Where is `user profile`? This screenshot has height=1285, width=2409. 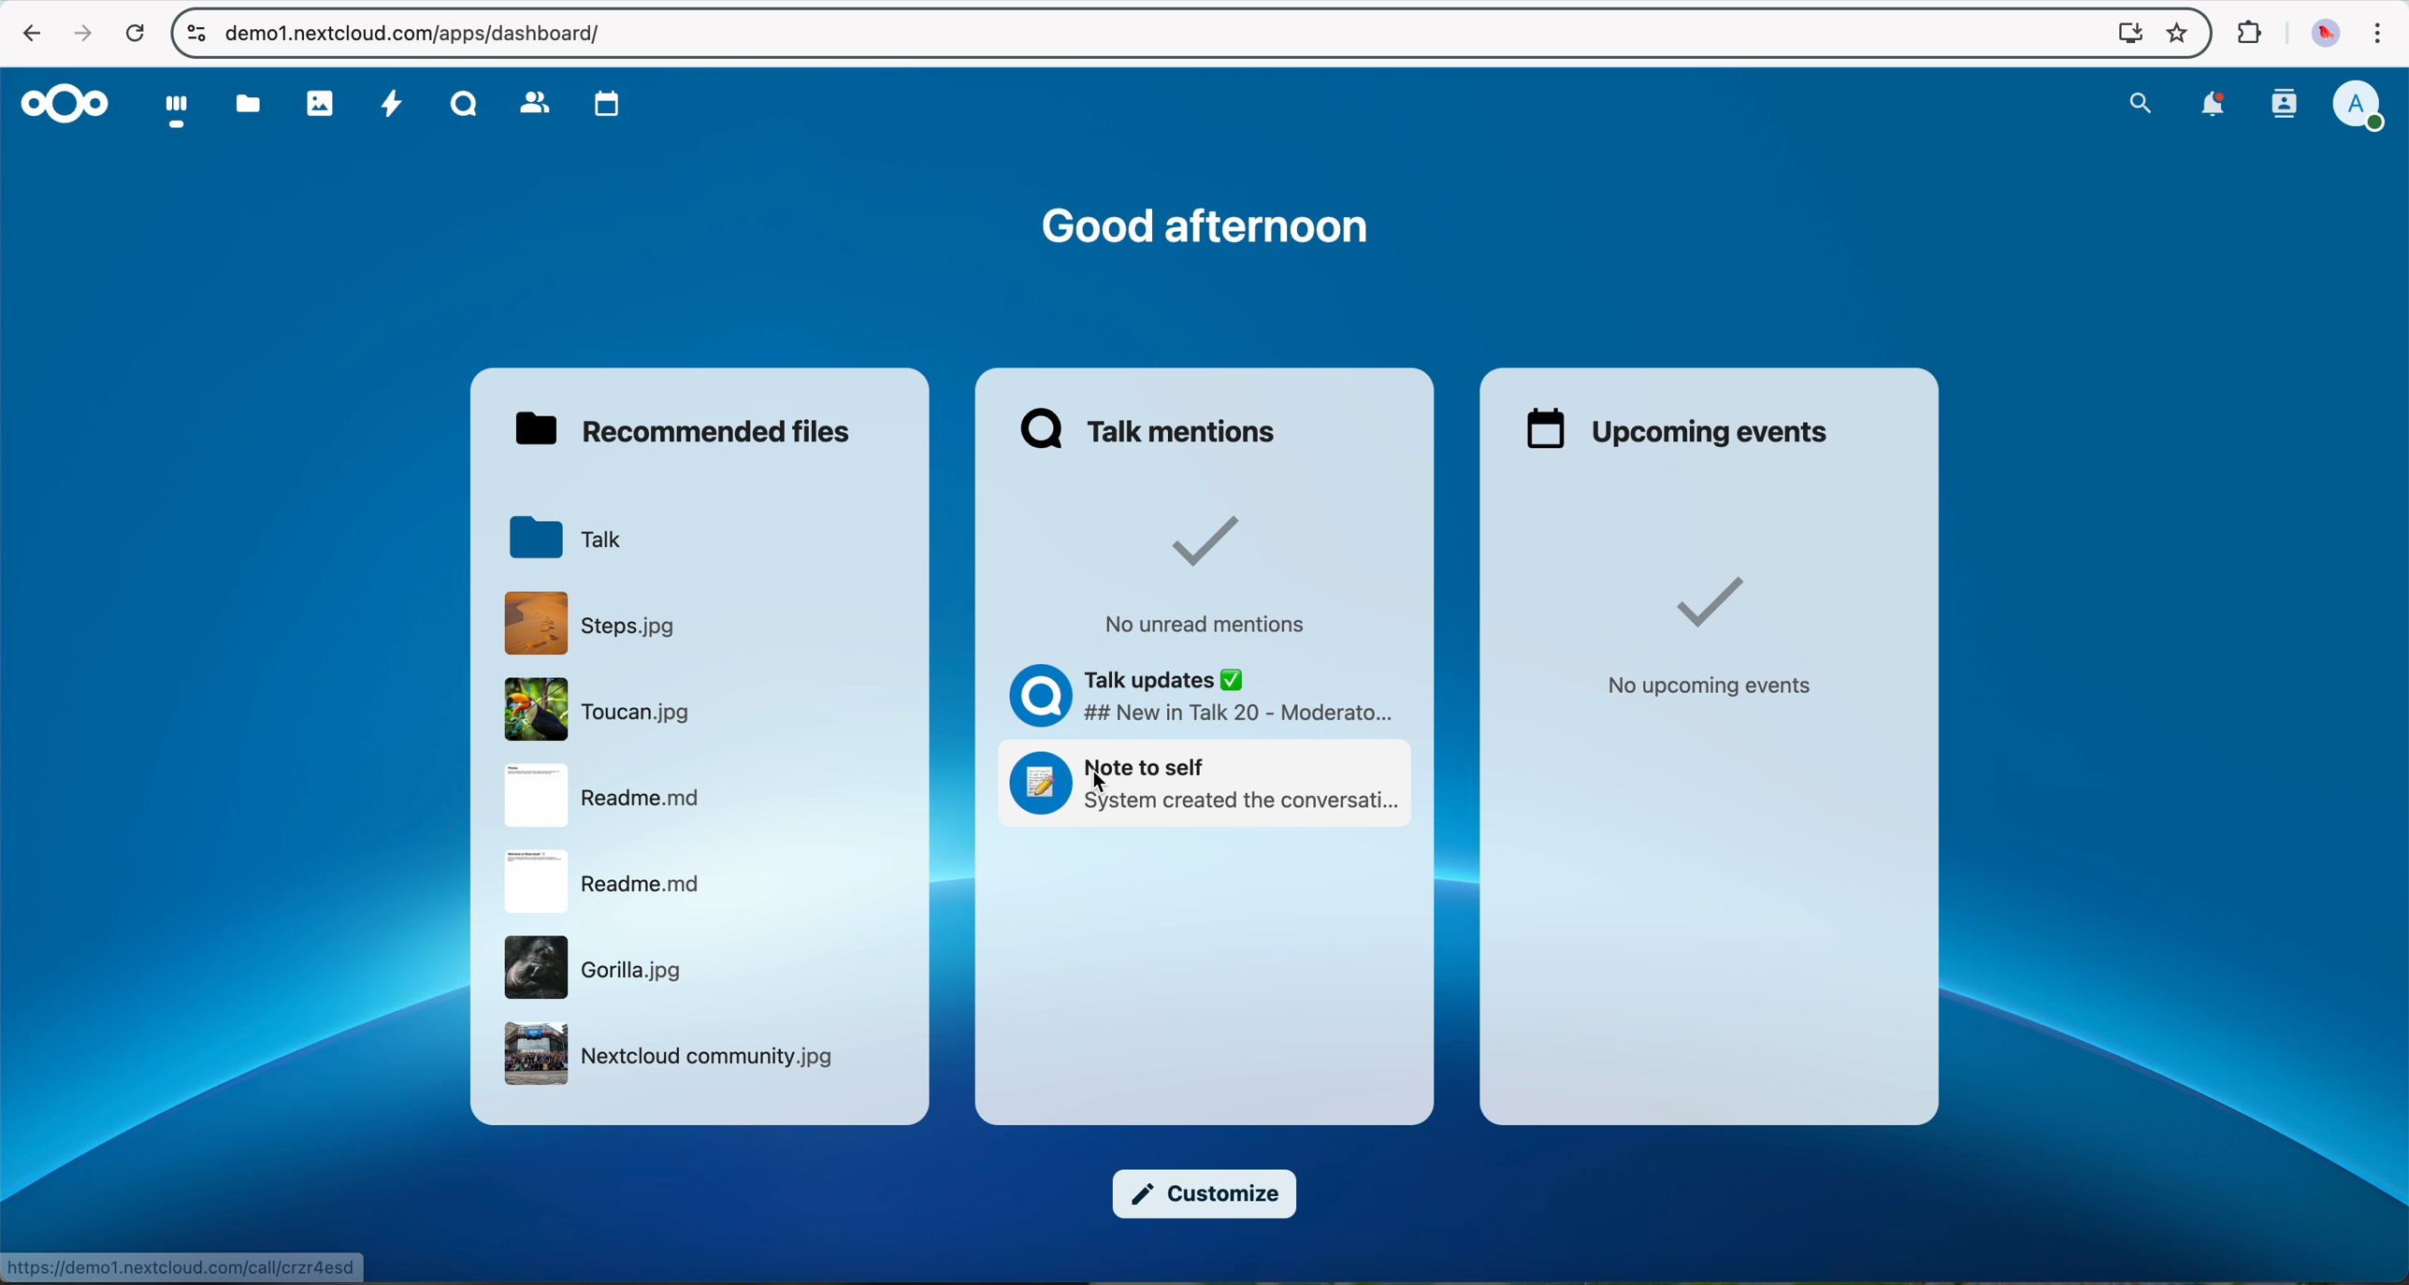
user profile is located at coordinates (2367, 106).